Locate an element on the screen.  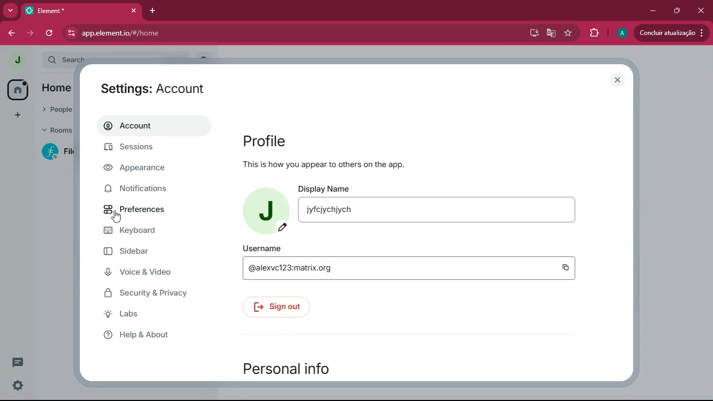
close tab is located at coordinates (134, 10).